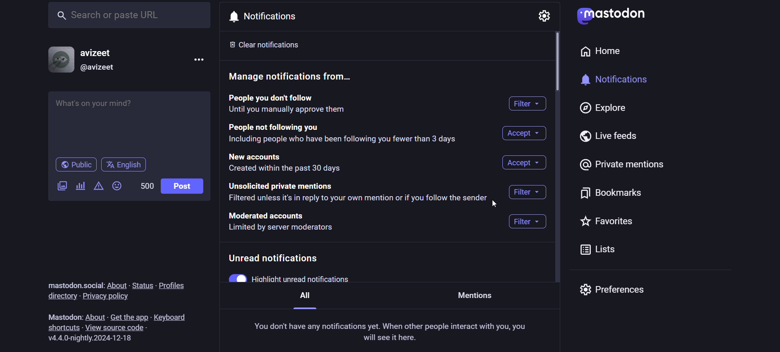 This screenshot has height=352, width=780. Describe the element at coordinates (128, 14) in the screenshot. I see `Search or paste URL` at that location.